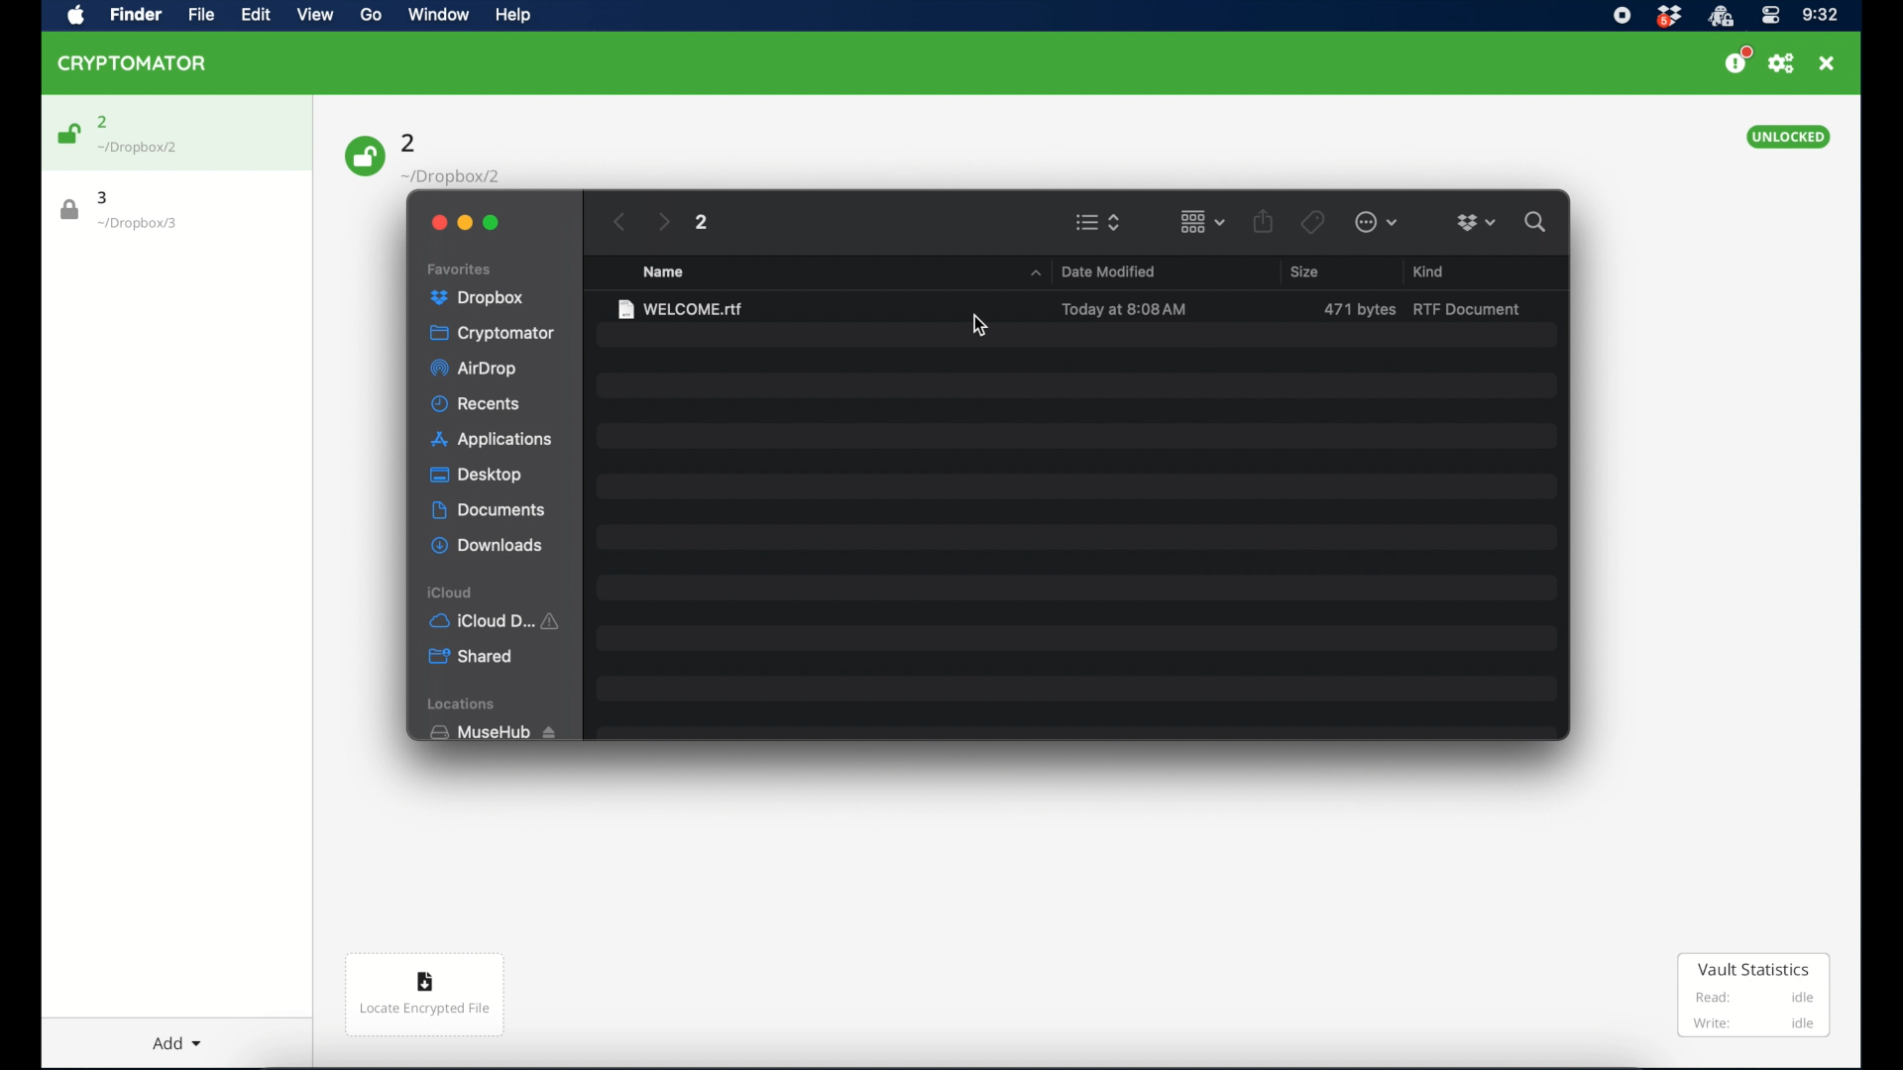 Image resolution: width=1903 pixels, height=1070 pixels. I want to click on rtf document, so click(1468, 309).